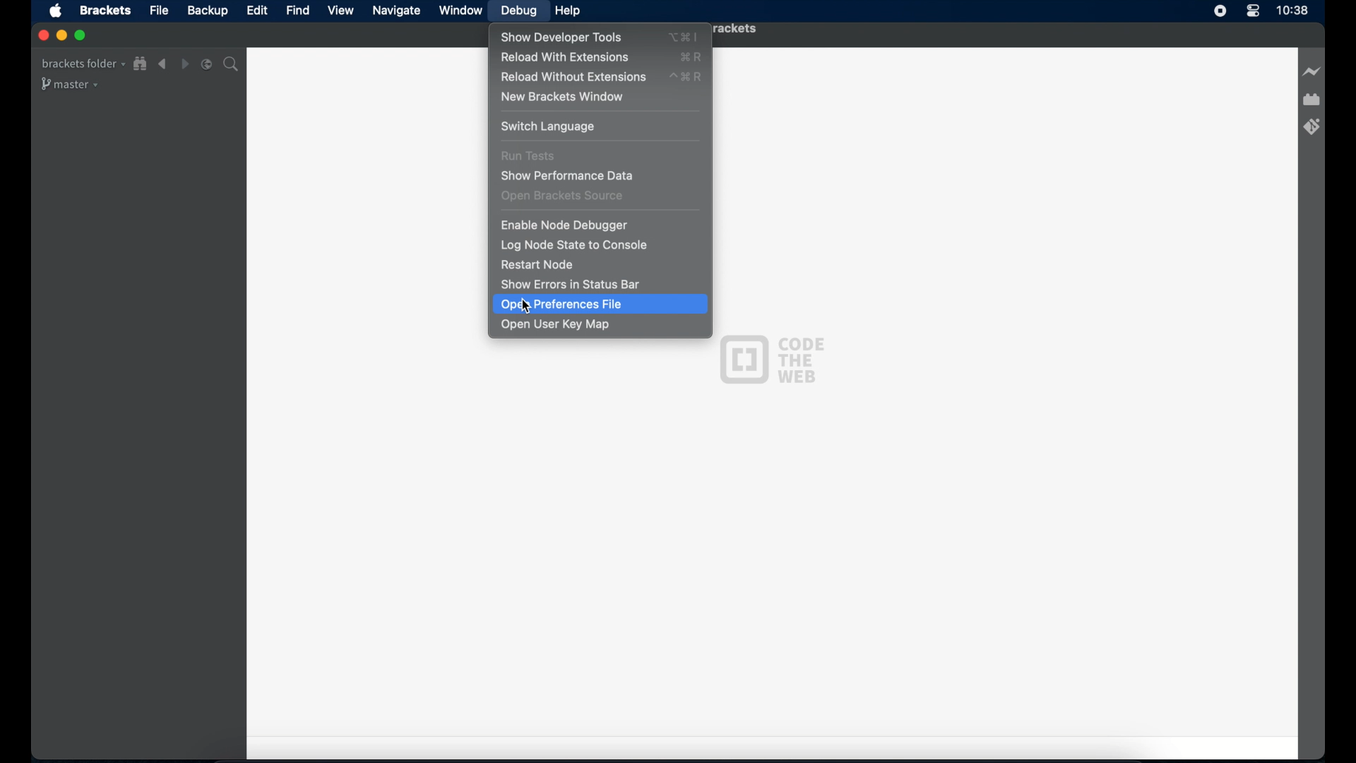 The width and height of the screenshot is (1356, 763). Describe the element at coordinates (574, 78) in the screenshot. I see `reload without extensions` at that location.